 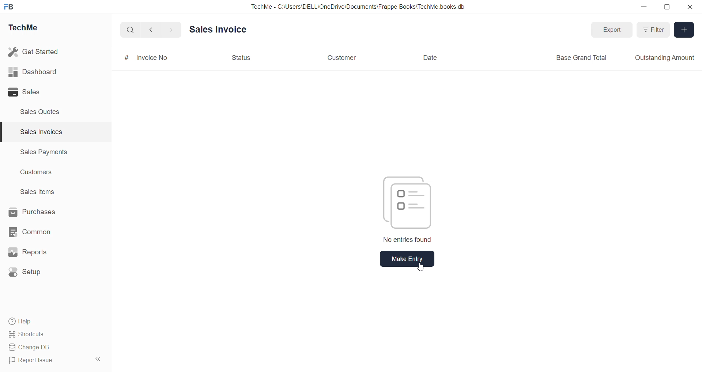 What do you see at coordinates (33, 72) in the screenshot?
I see `Dashboard` at bounding box center [33, 72].